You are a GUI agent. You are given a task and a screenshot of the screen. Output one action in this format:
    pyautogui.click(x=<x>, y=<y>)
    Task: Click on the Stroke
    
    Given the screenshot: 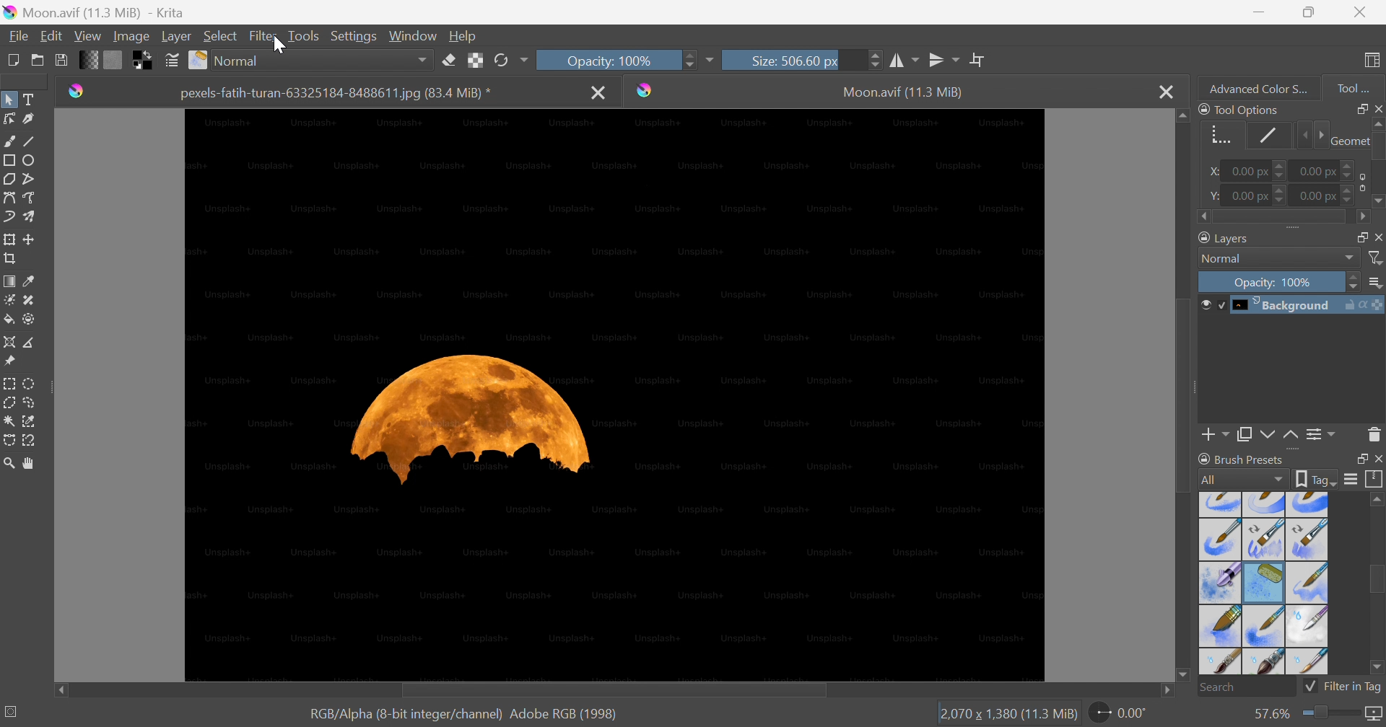 What is the action you would take?
    pyautogui.click(x=1265, y=136)
    